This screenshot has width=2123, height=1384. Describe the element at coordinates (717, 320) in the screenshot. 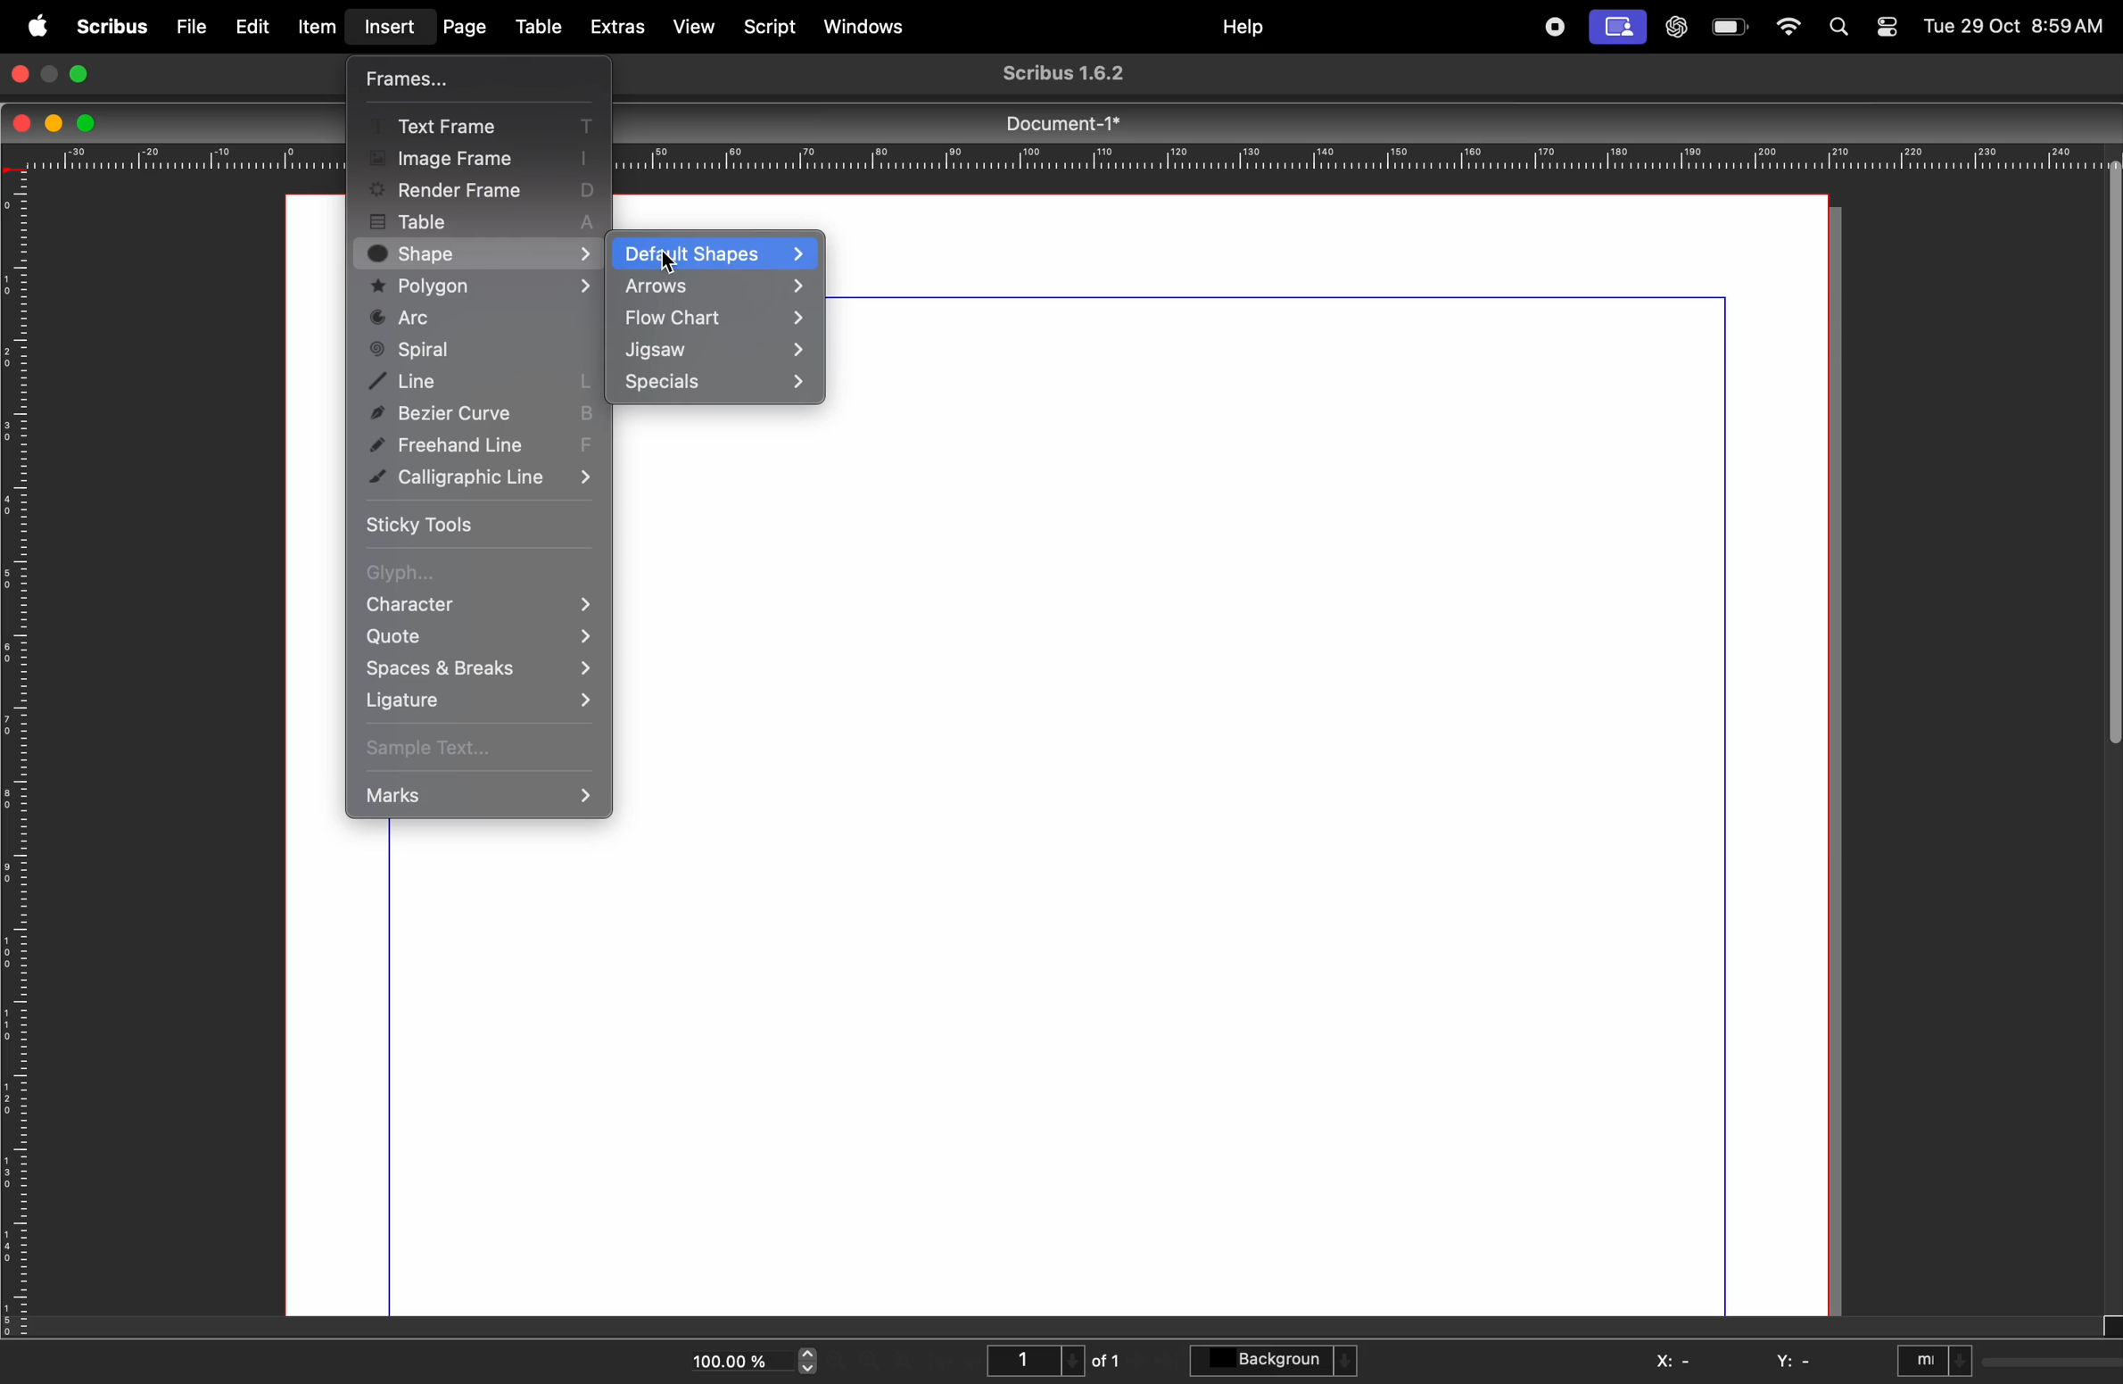

I see `flow charts` at that location.